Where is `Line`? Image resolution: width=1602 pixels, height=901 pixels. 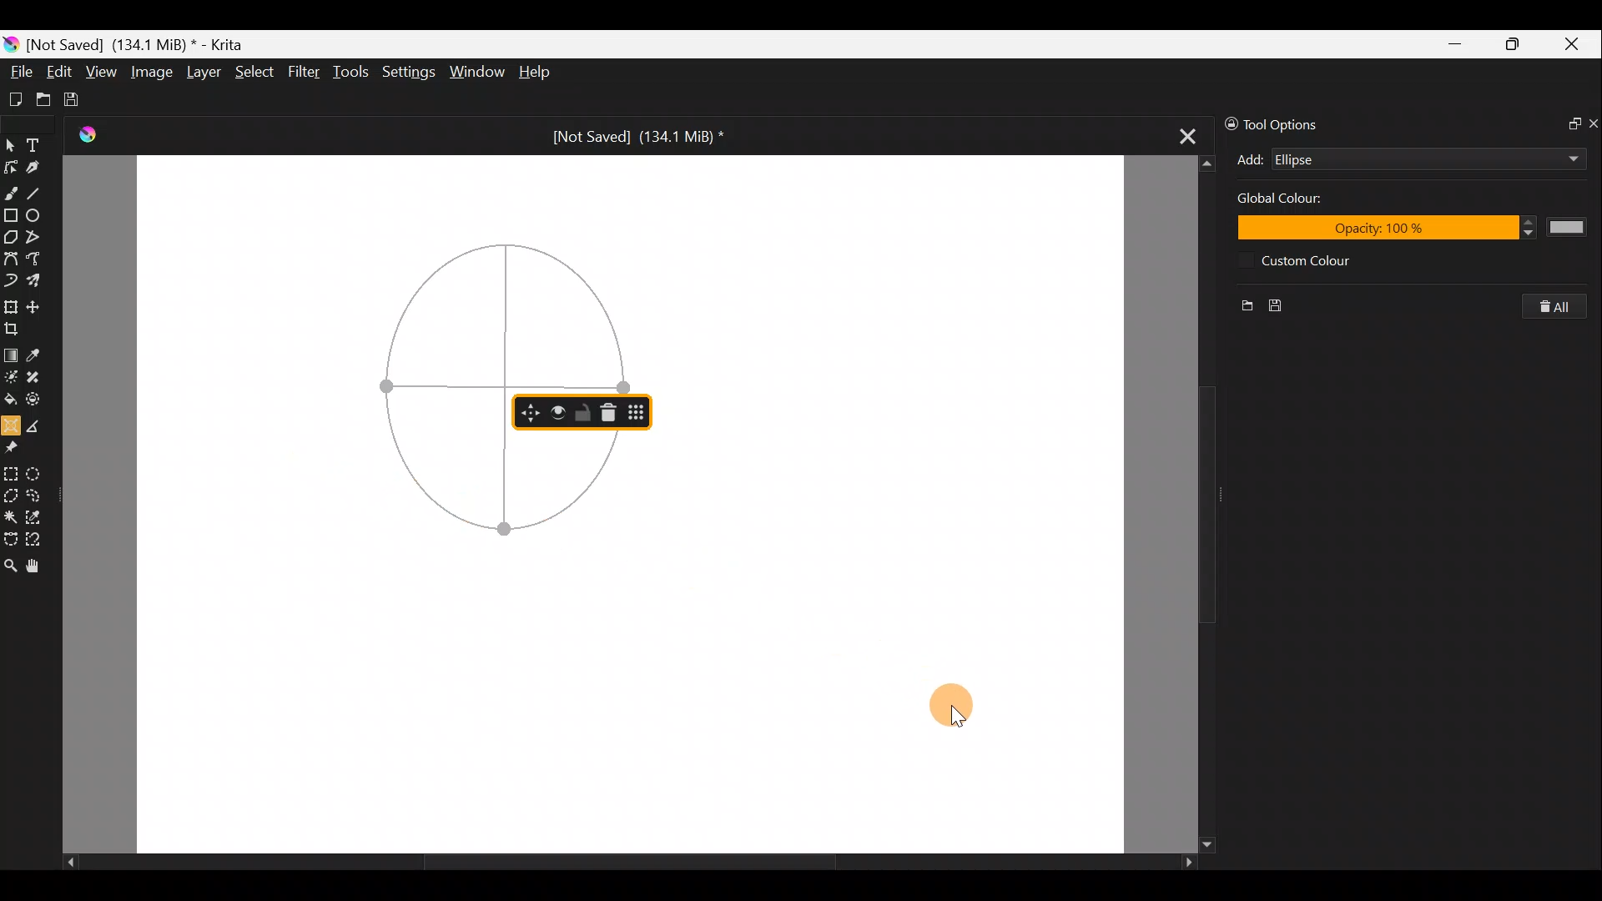 Line is located at coordinates (41, 193).